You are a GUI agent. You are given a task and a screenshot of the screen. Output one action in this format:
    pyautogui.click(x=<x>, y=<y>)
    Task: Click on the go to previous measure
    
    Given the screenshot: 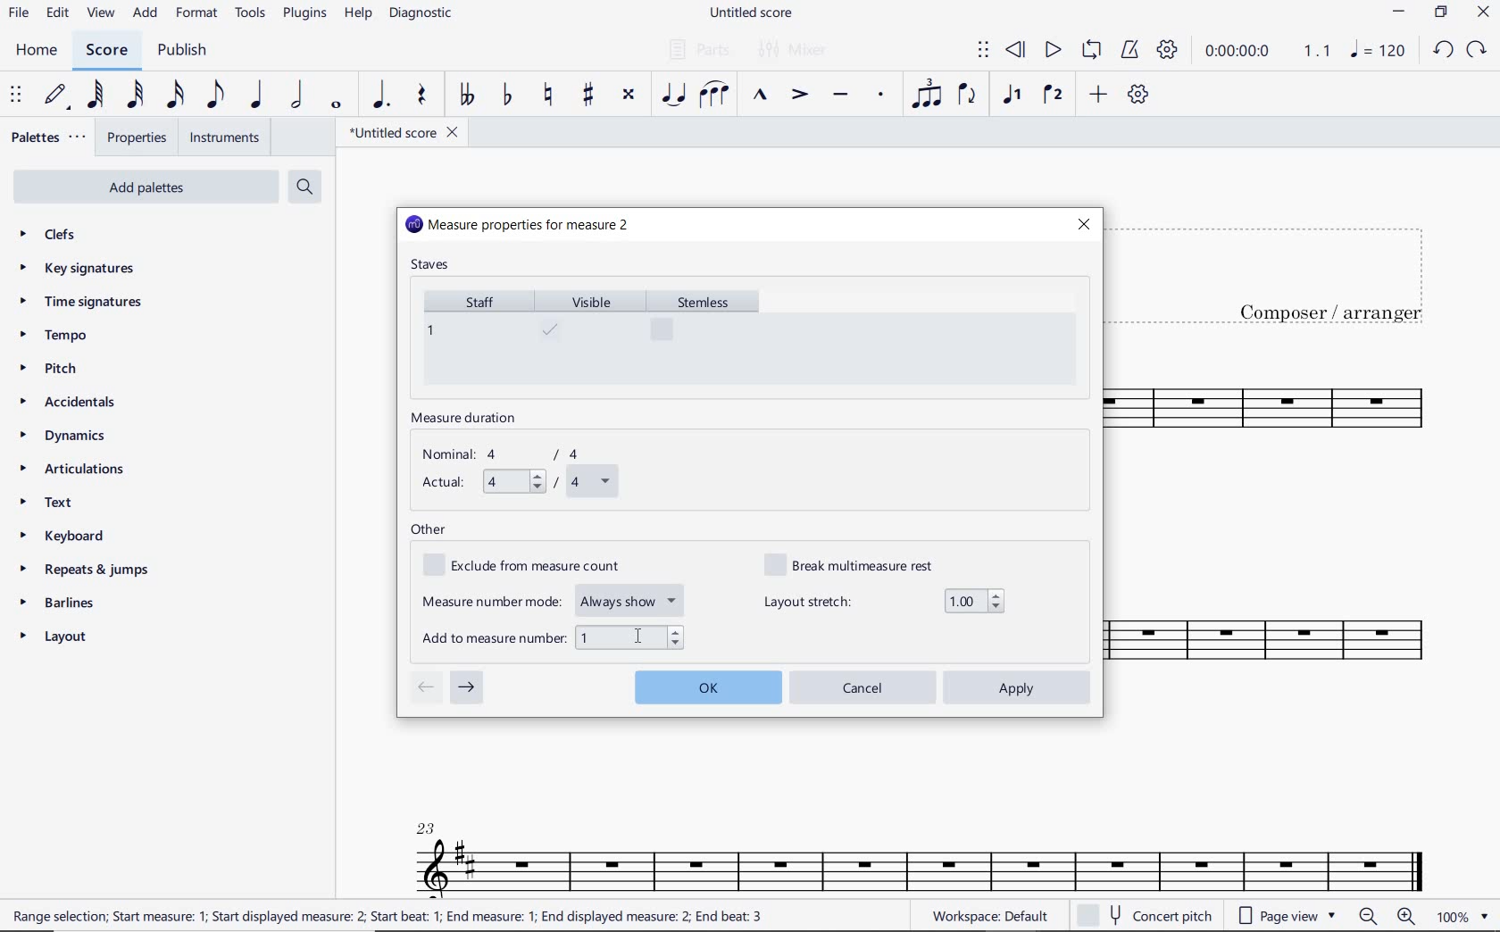 What is the action you would take?
    pyautogui.click(x=425, y=688)
    